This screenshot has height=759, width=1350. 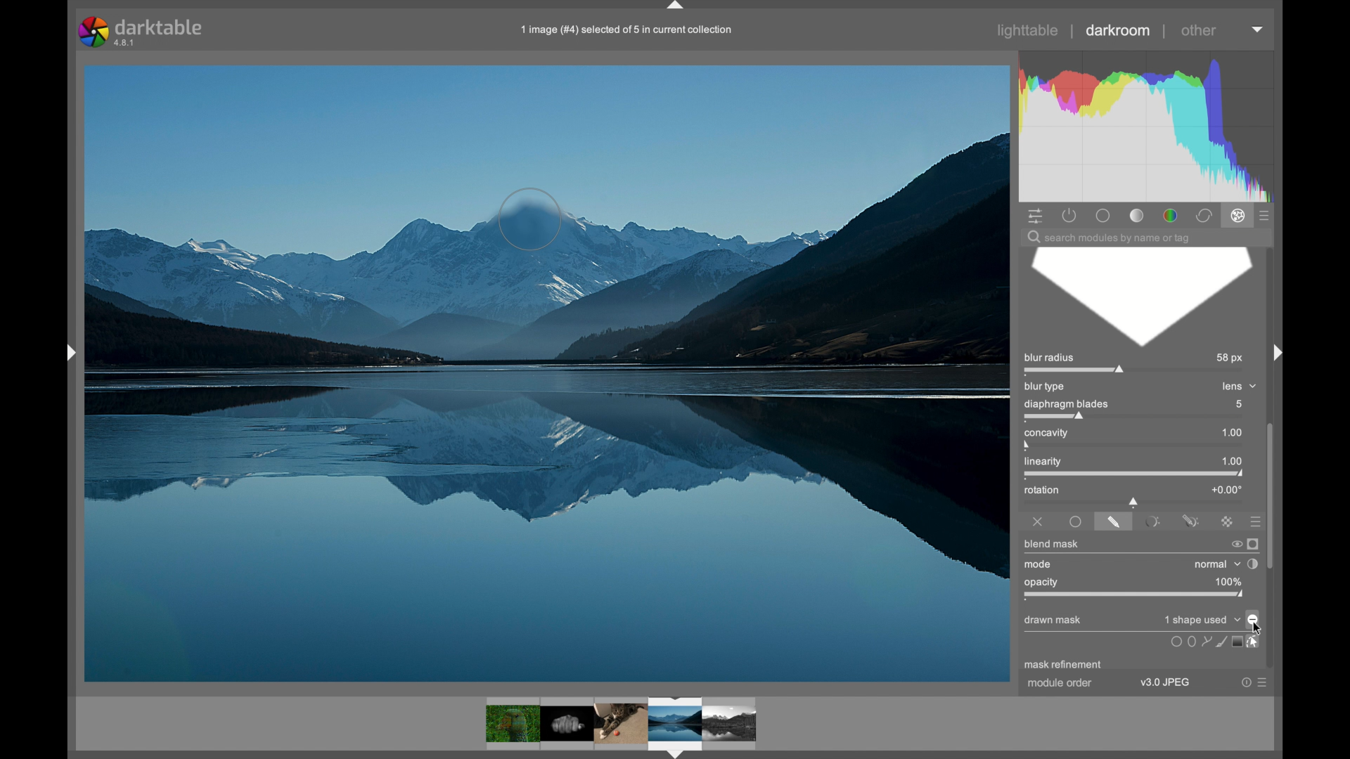 I want to click on toggle blending order, so click(x=1254, y=564).